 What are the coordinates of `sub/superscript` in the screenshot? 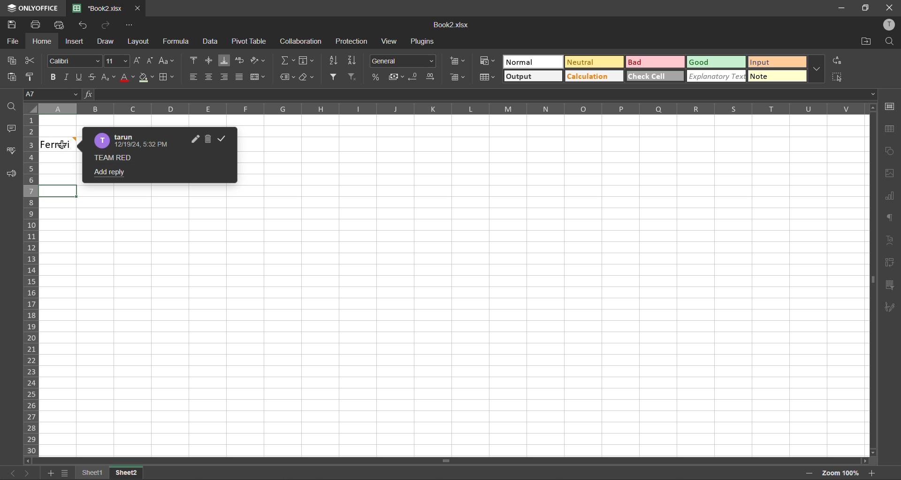 It's located at (107, 77).